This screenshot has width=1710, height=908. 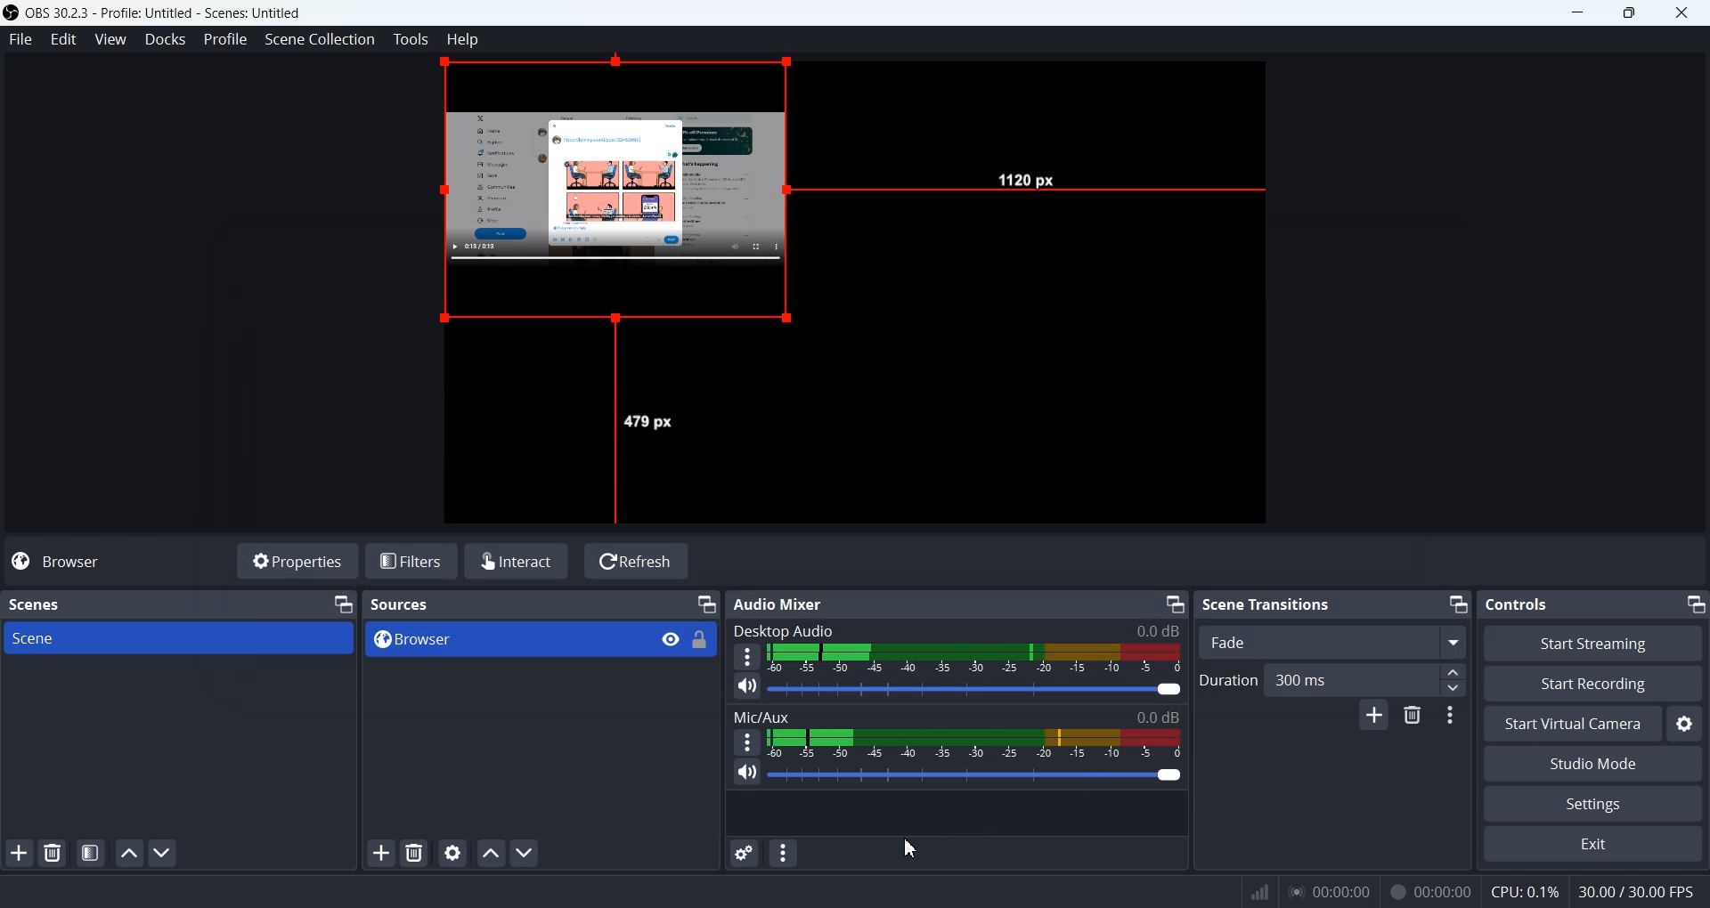 I want to click on Audio mixer menu, so click(x=785, y=853).